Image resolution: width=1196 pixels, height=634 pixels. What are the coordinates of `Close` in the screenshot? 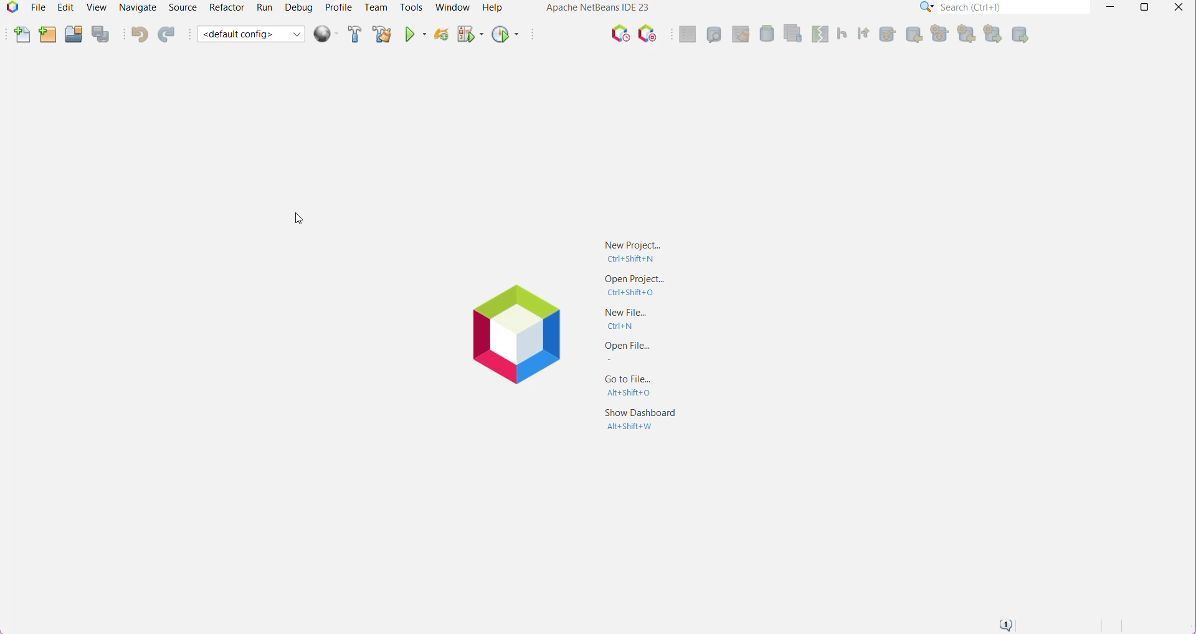 It's located at (1179, 8).